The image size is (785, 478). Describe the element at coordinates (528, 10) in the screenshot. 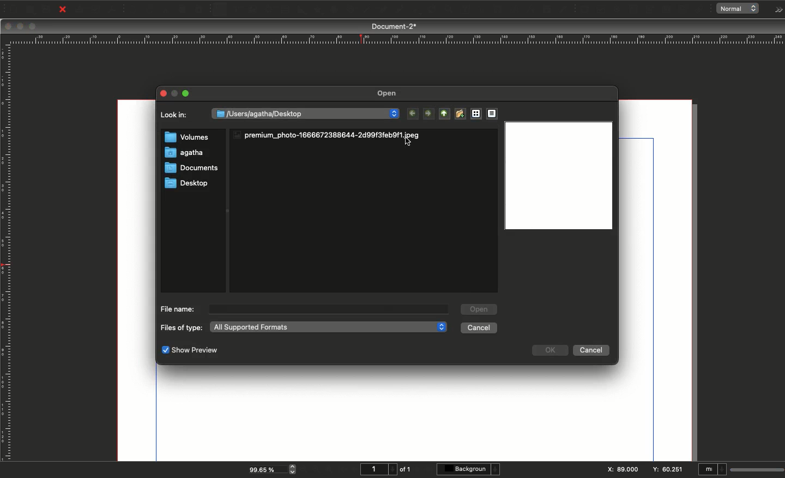

I see `Measurements` at that location.